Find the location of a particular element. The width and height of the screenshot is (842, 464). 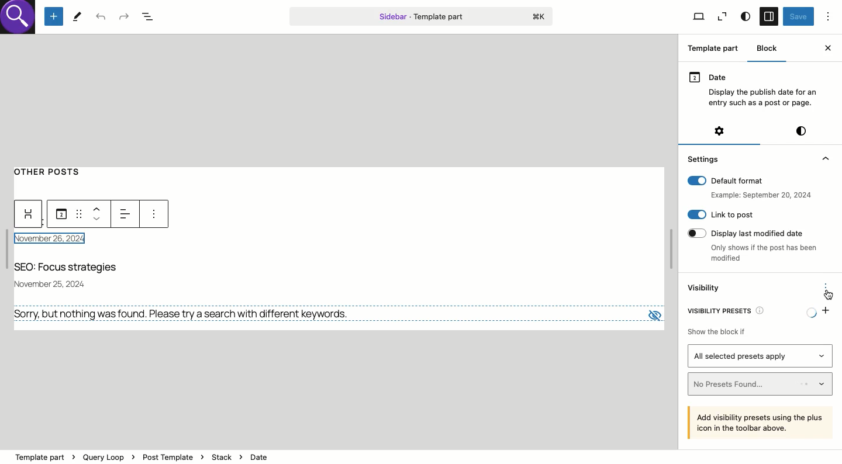

View is located at coordinates (722, 17).